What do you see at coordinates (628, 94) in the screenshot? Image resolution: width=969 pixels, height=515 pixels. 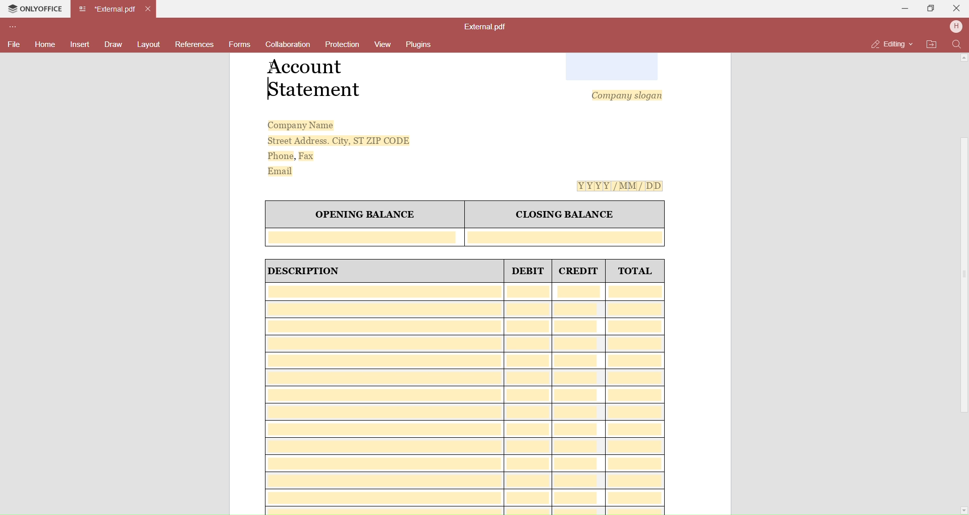 I see `Company slogan` at bounding box center [628, 94].